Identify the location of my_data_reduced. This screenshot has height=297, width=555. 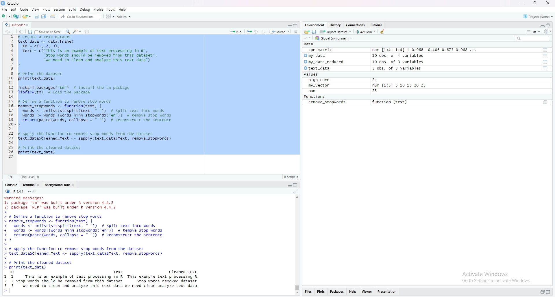
(324, 62).